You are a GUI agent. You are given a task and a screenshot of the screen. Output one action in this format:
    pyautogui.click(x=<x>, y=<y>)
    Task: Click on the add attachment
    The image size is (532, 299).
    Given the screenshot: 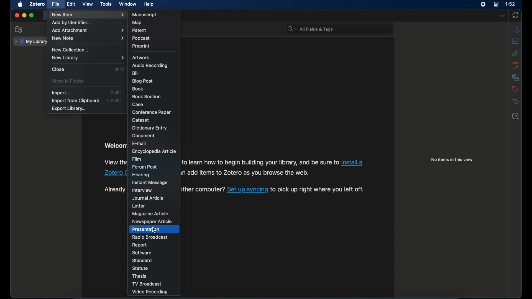 What is the action you would take?
    pyautogui.click(x=88, y=30)
    